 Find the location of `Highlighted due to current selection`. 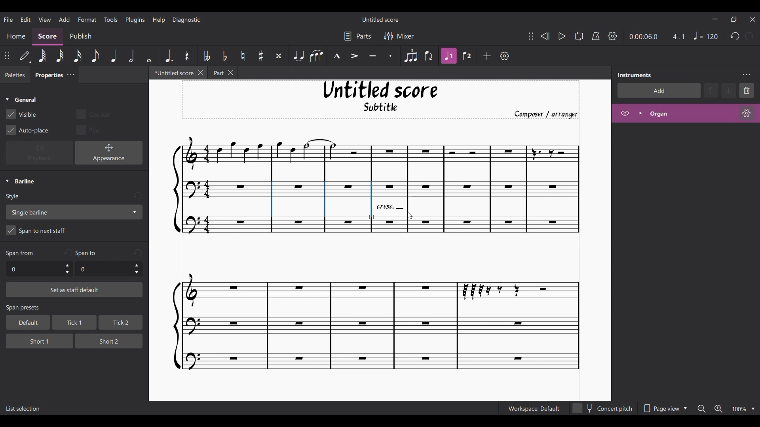

Highlighted due to current selection is located at coordinates (448, 56).